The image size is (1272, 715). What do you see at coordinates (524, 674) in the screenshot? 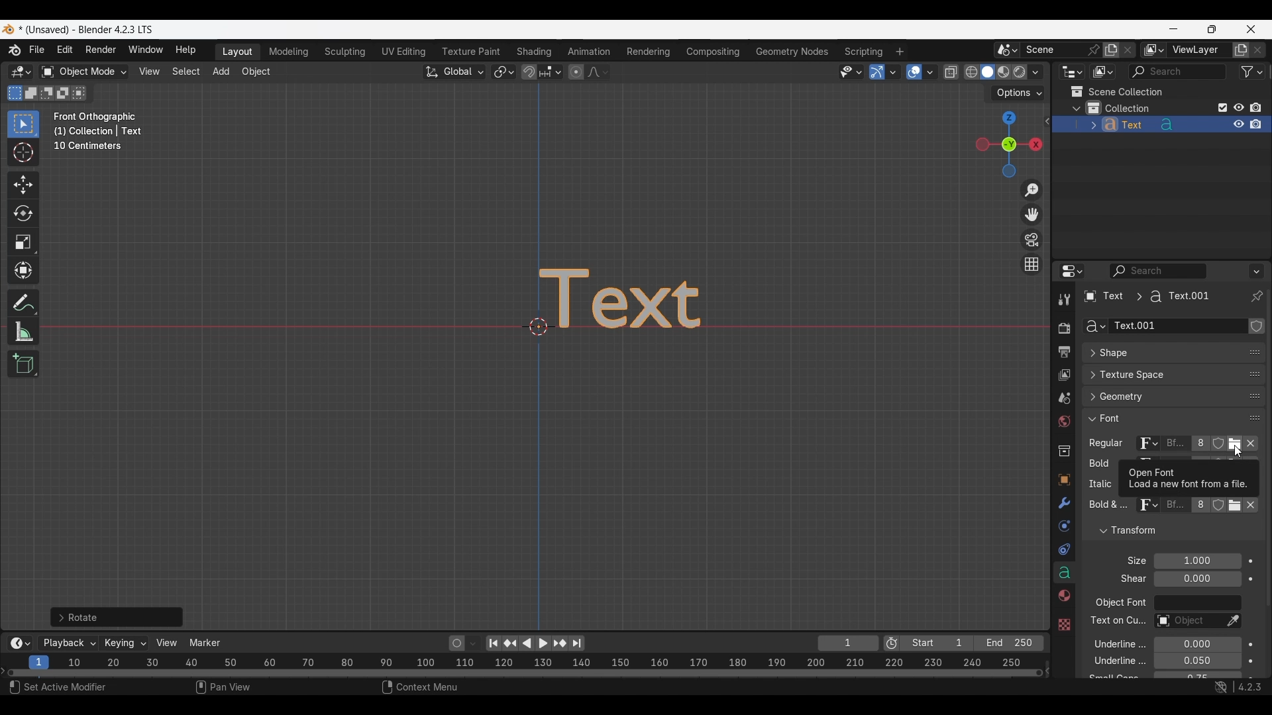
I see `Frames timeline slider` at bounding box center [524, 674].